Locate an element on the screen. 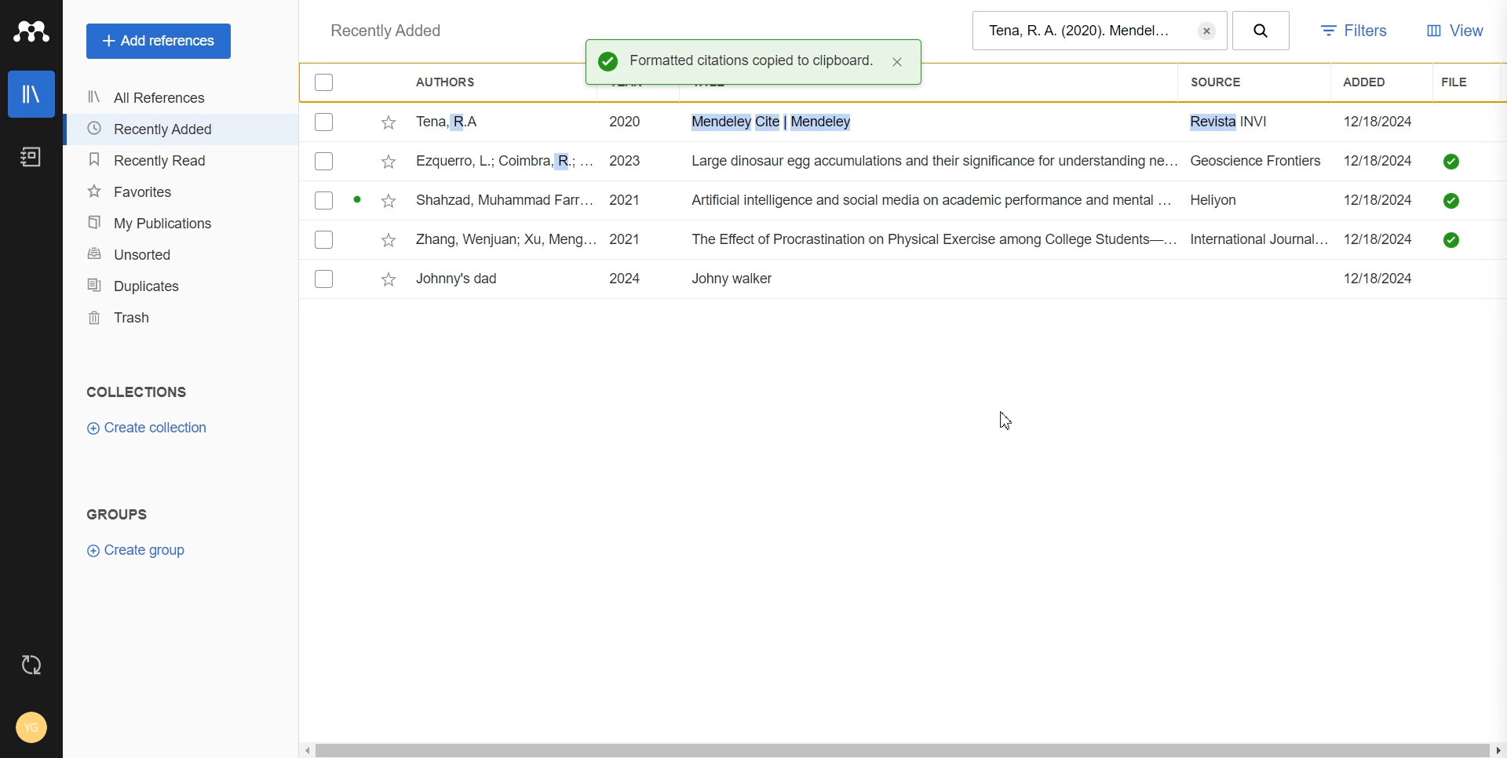  Tena, RA 2020 i. Mendeley Cite | Mendeley Revista INVI is located at coordinates (862, 125).